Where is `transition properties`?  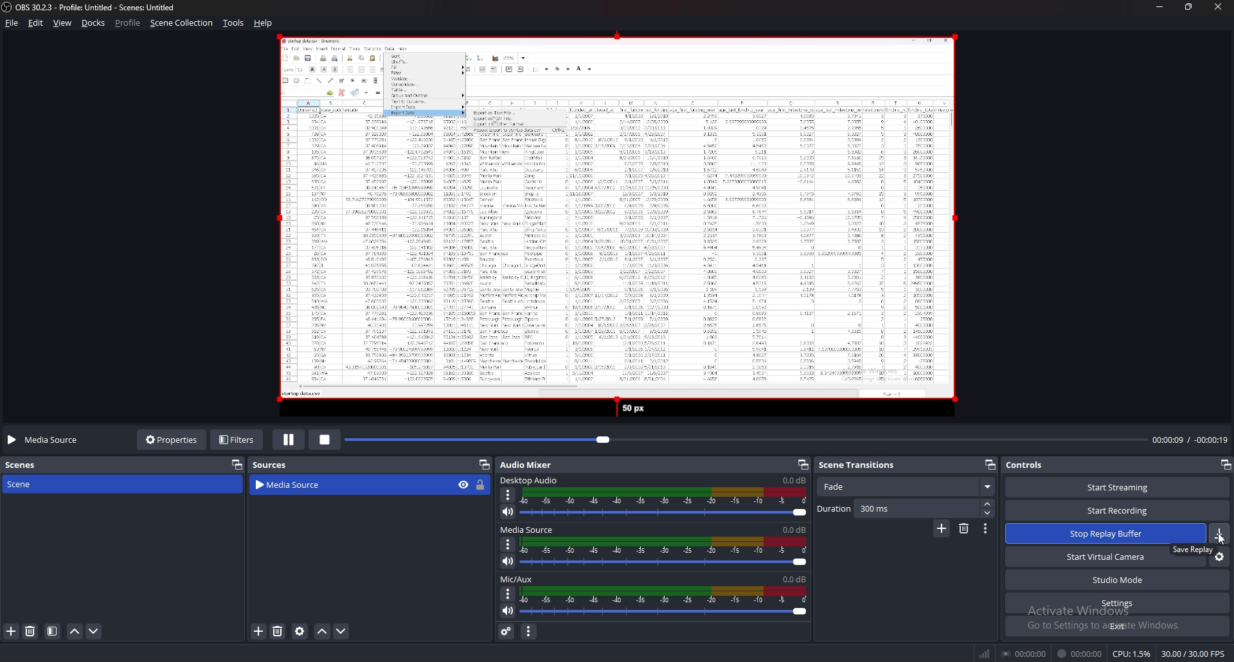
transition properties is located at coordinates (986, 528).